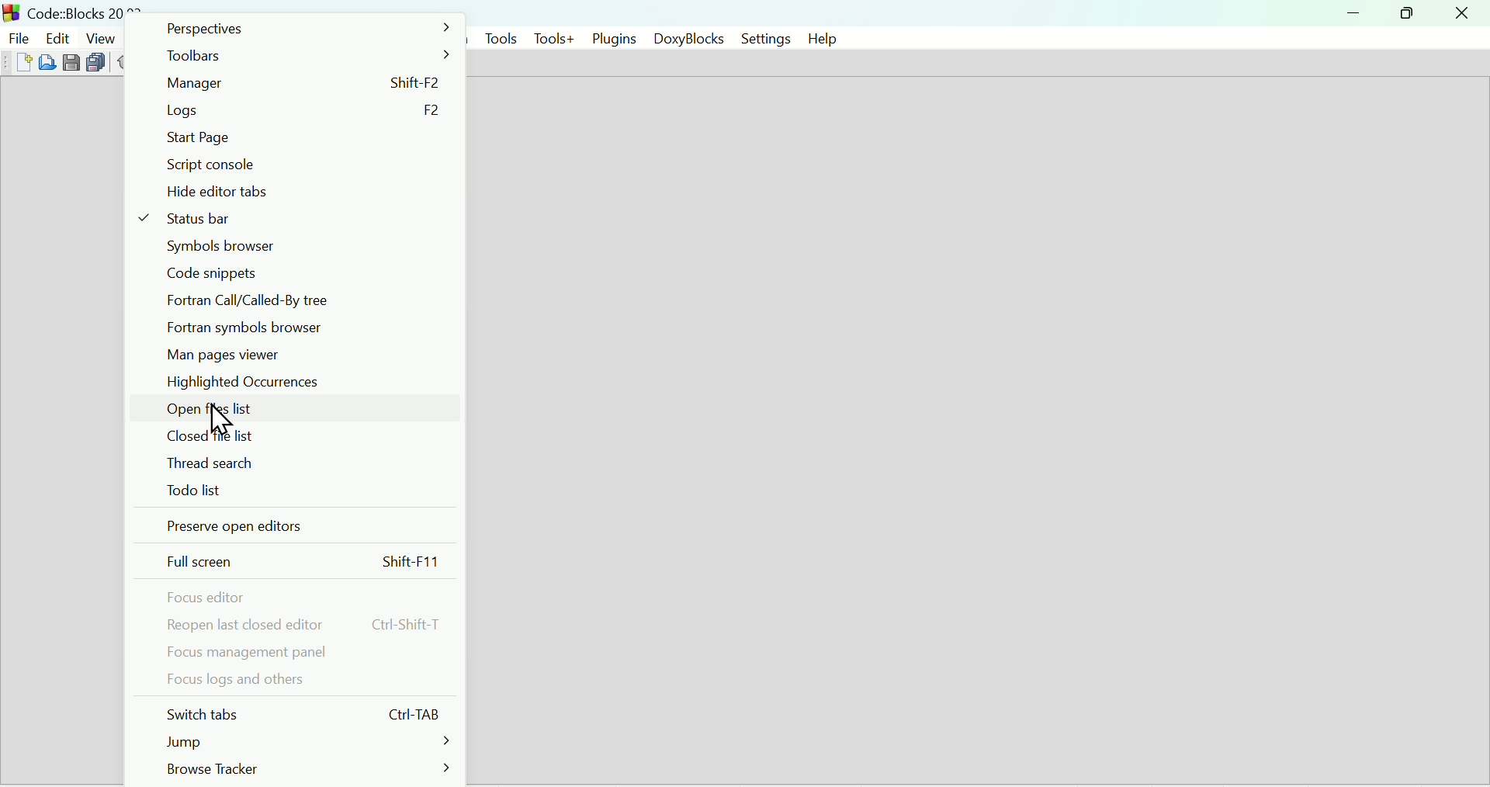 The width and height of the screenshot is (1490, 787). What do you see at coordinates (71, 62) in the screenshot?
I see `Save` at bounding box center [71, 62].